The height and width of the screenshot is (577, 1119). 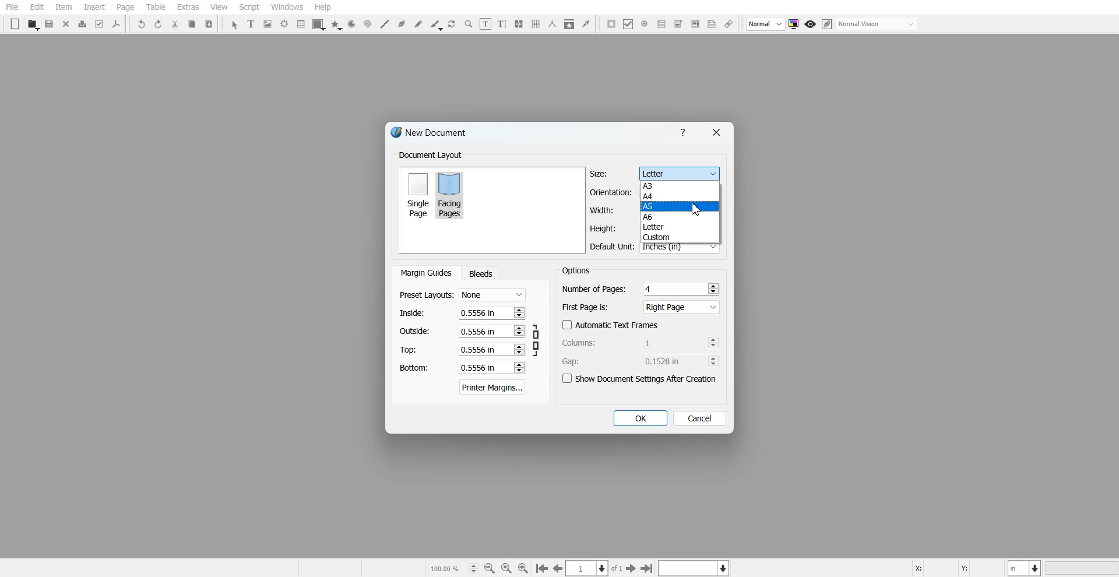 I want to click on Cursor, so click(x=698, y=210).